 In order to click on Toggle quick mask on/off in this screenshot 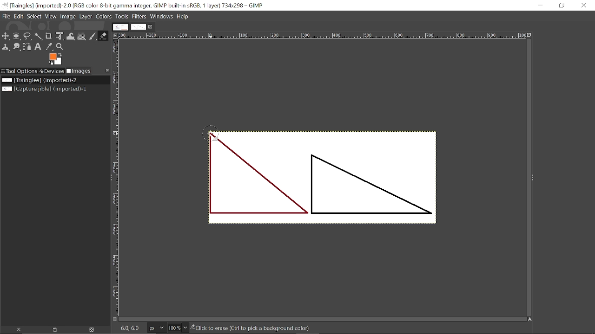, I will do `click(115, 319)`.